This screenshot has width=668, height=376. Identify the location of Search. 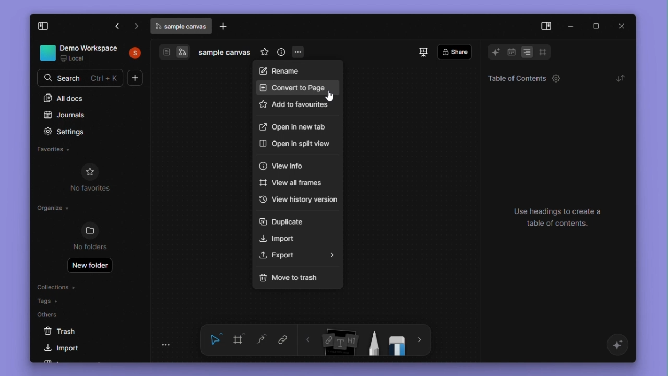
(81, 77).